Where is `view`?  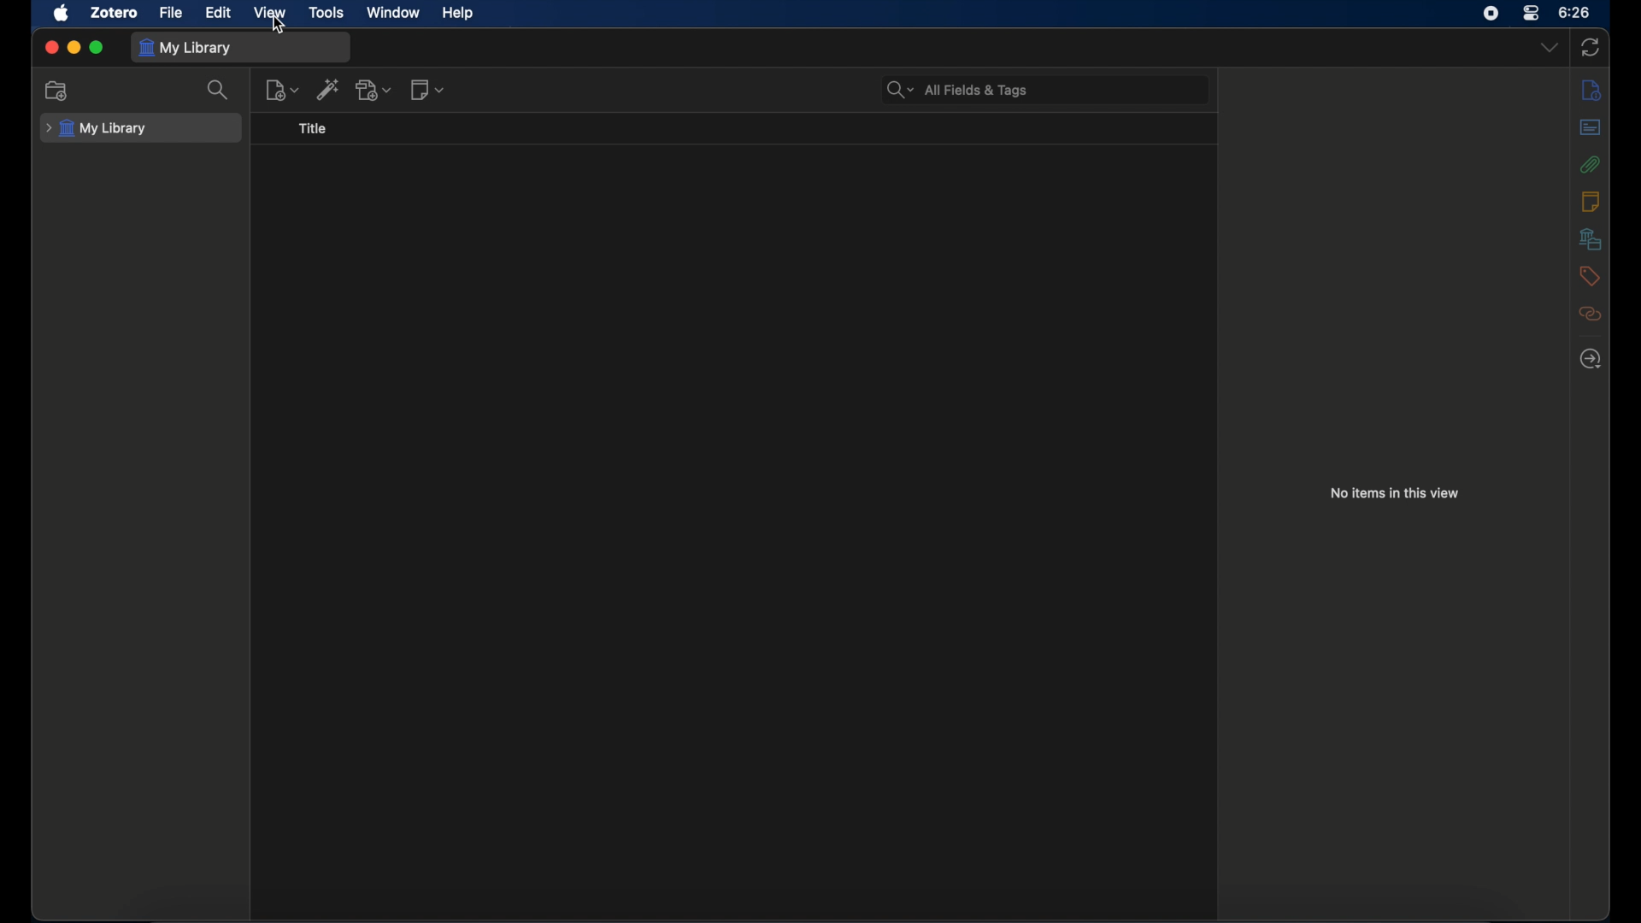 view is located at coordinates (270, 13).